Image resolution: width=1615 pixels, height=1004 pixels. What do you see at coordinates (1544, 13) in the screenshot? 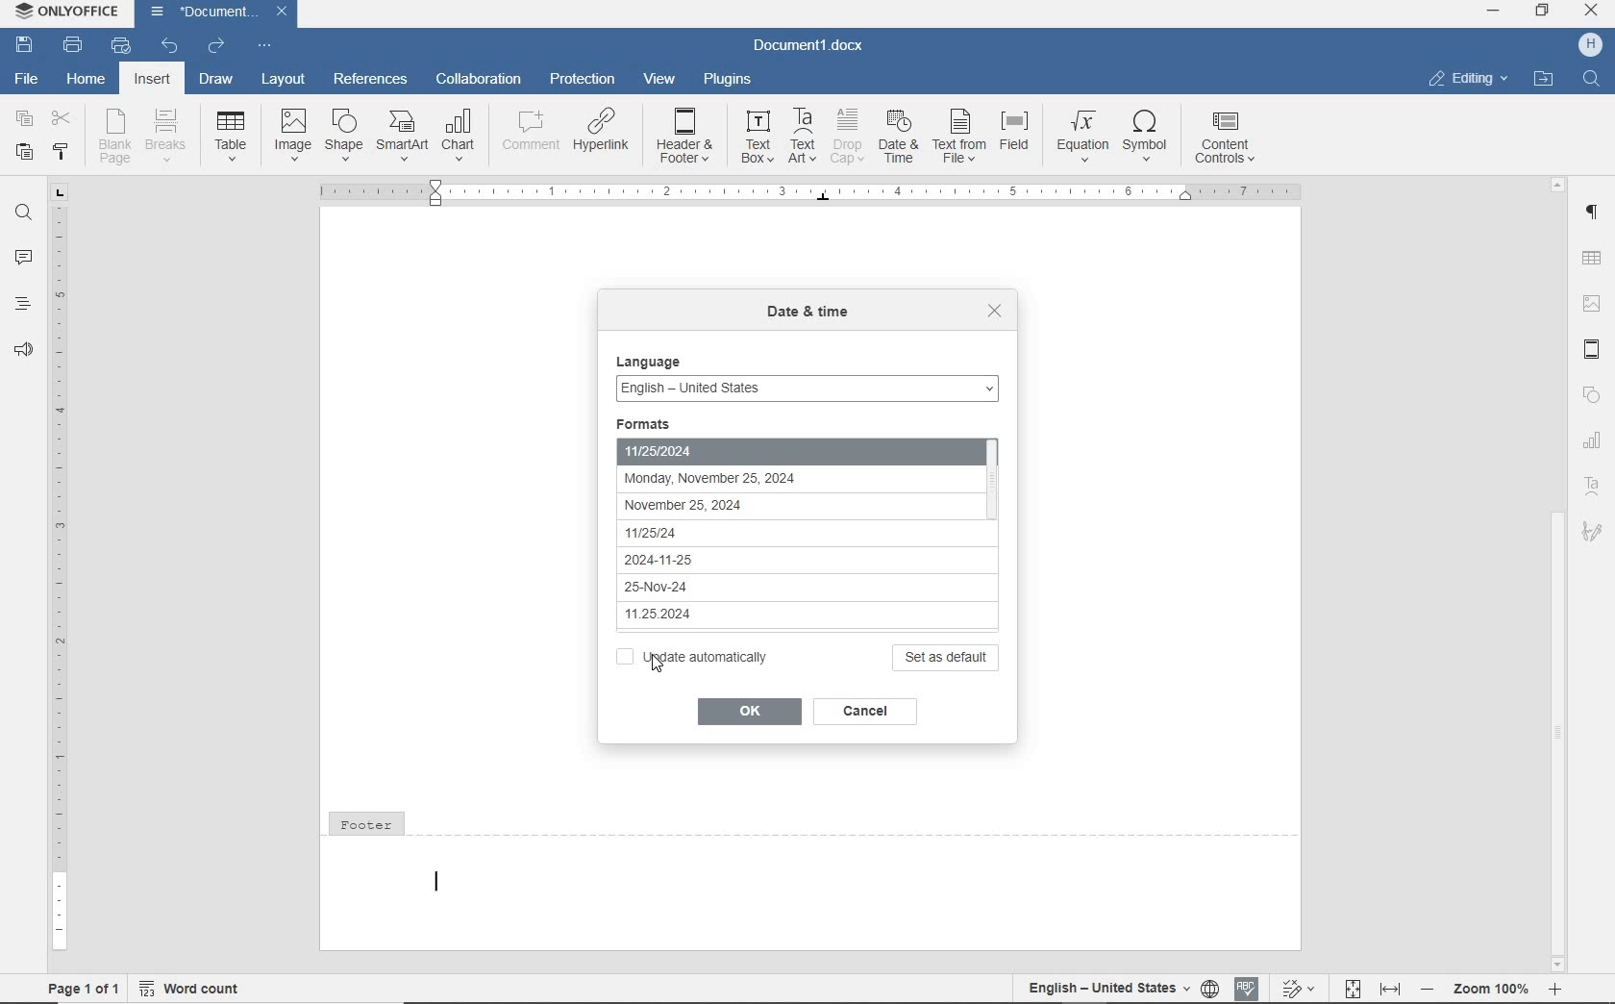
I see `restore down` at bounding box center [1544, 13].